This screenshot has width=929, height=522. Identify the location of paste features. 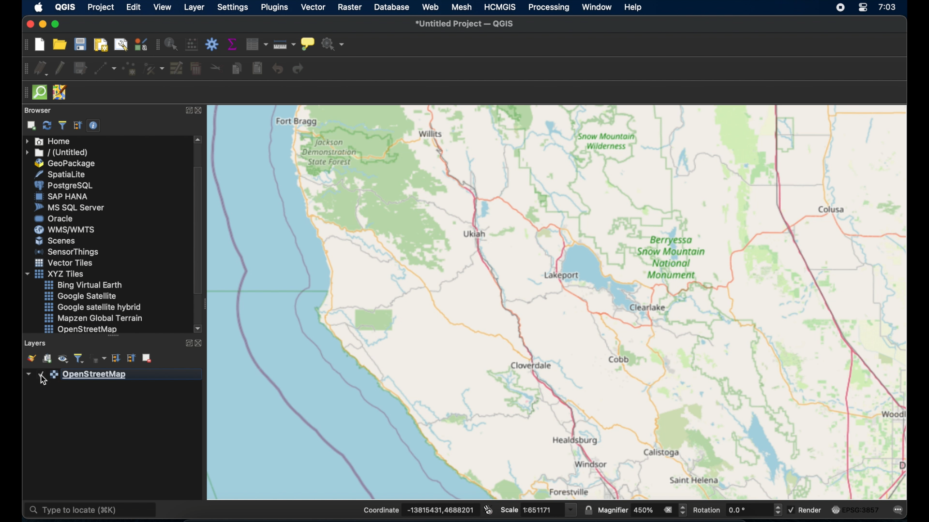
(257, 69).